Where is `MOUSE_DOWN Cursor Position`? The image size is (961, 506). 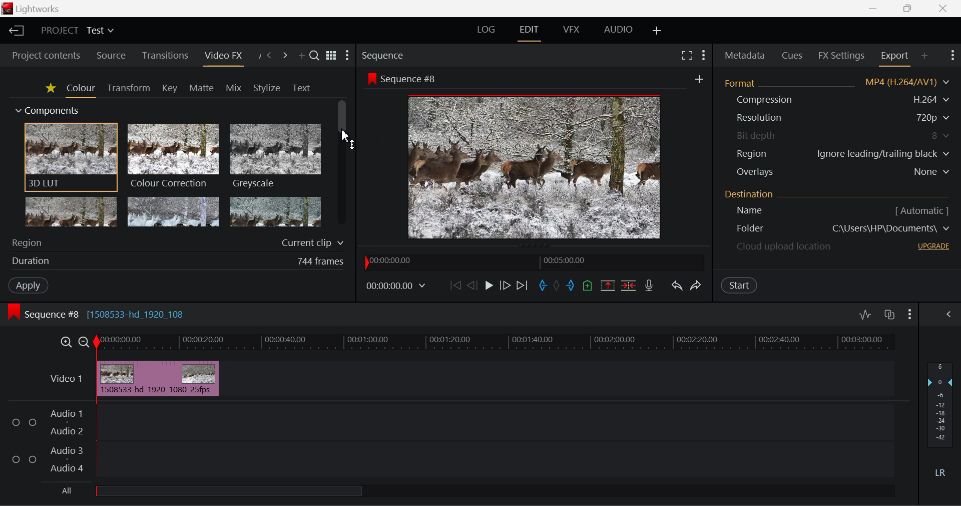 MOUSE_DOWN Cursor Position is located at coordinates (345, 136).